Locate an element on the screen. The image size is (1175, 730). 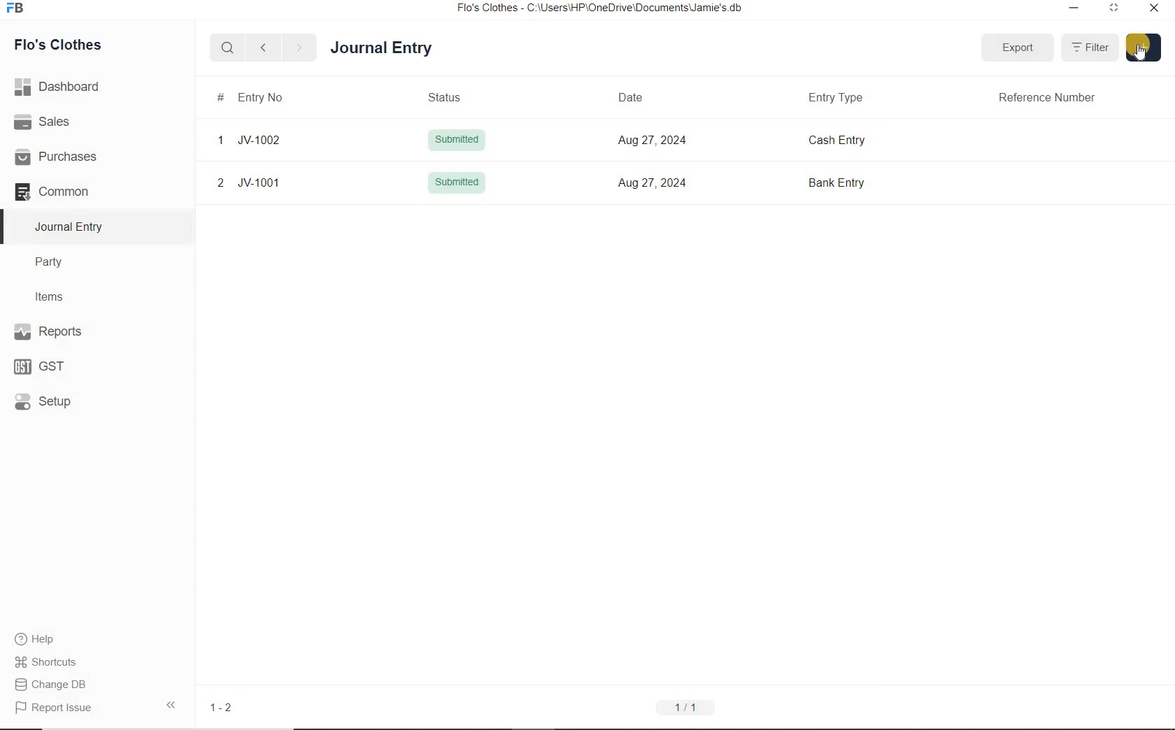
Common is located at coordinates (69, 191).